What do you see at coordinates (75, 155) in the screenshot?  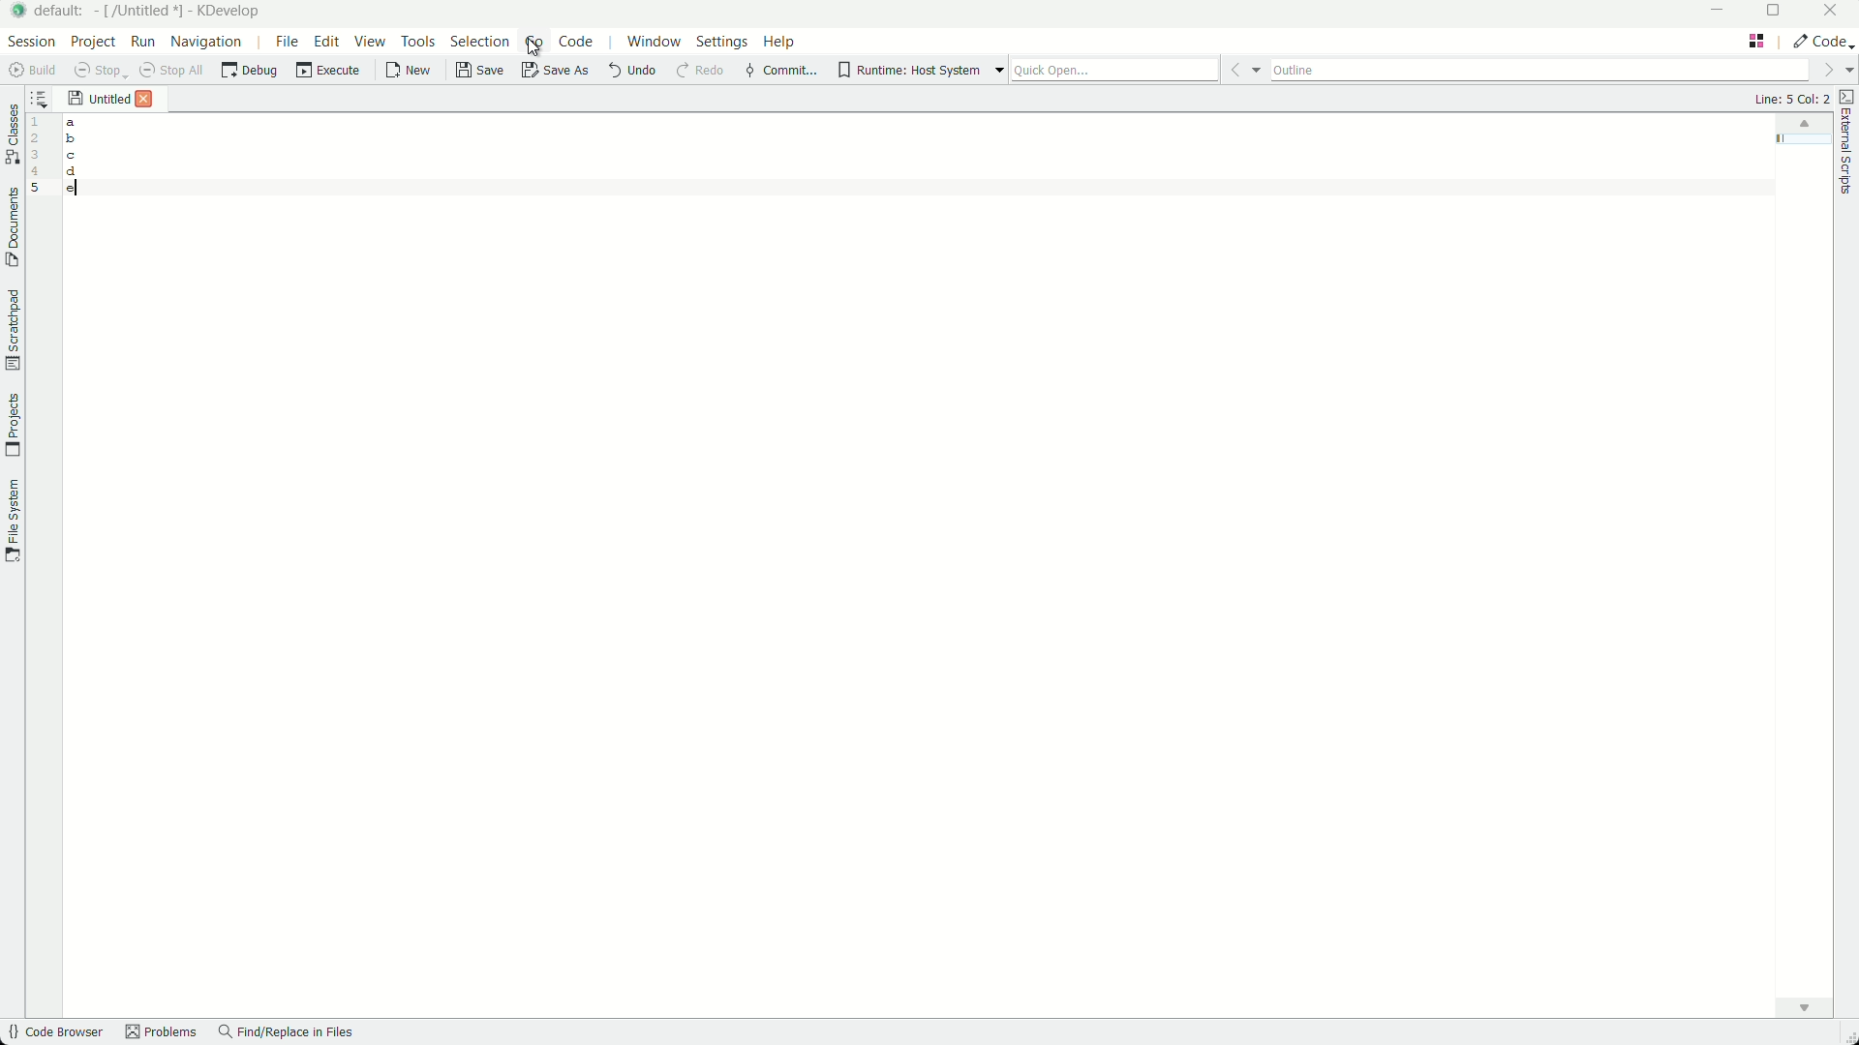 I see `c` at bounding box center [75, 155].